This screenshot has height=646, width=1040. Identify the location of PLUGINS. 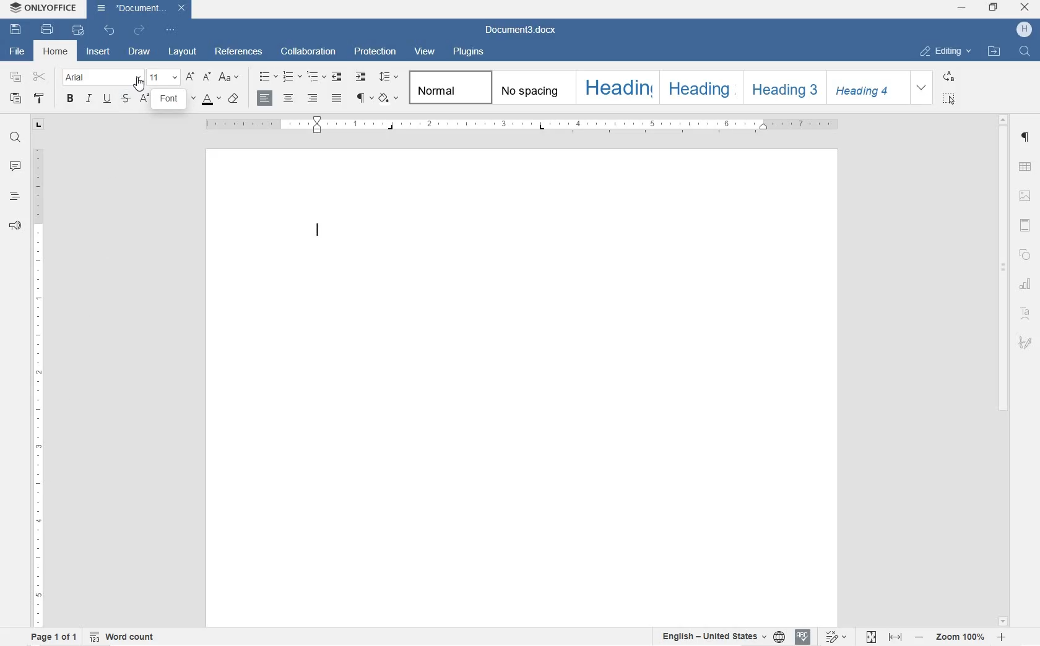
(469, 52).